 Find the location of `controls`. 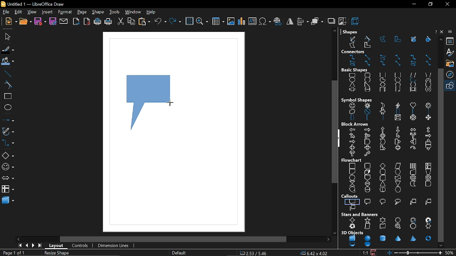

controls is located at coordinates (79, 246).